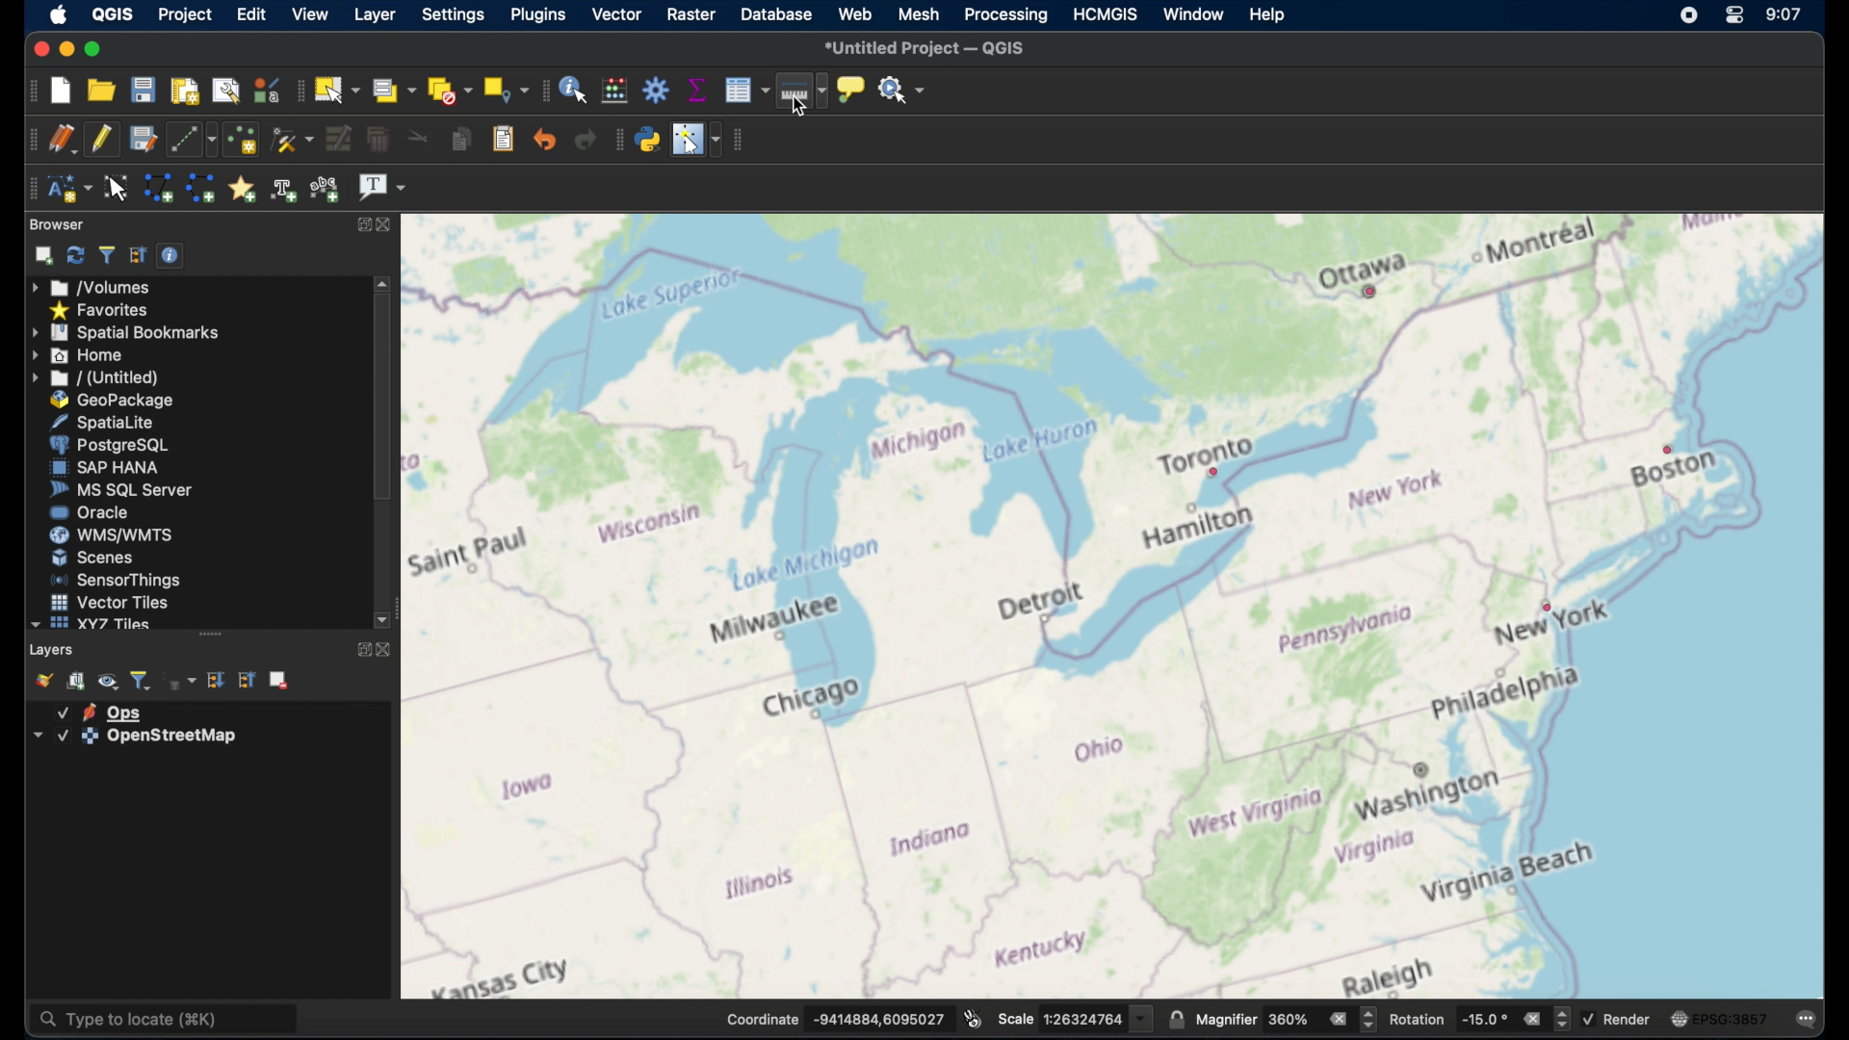 This screenshot has width=1849, height=1040. Describe the element at coordinates (117, 445) in the screenshot. I see `postgresql` at that location.